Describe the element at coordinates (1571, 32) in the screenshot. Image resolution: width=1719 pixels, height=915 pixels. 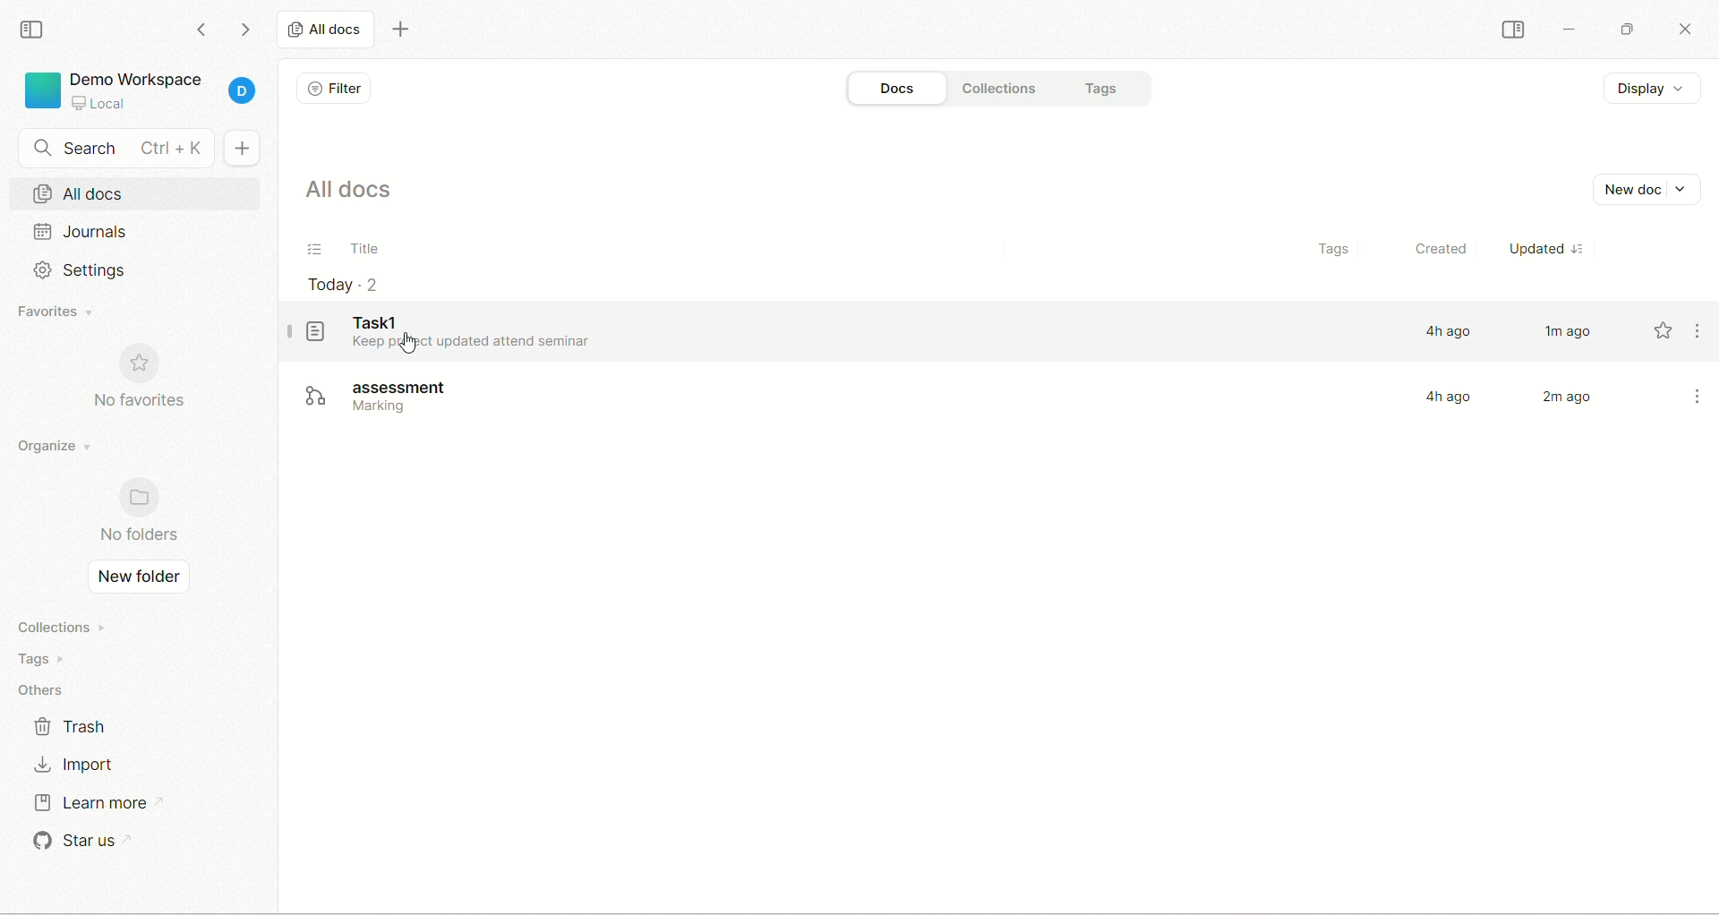
I see `minimize` at that location.